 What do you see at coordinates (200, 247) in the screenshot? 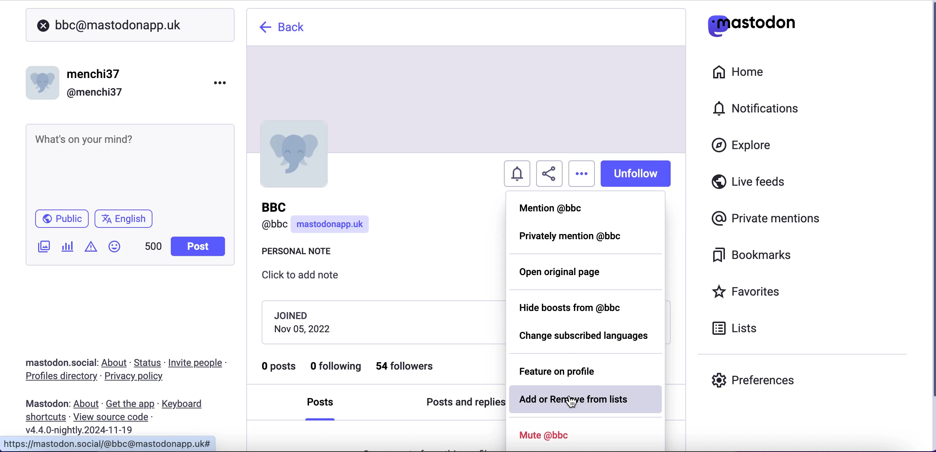
I see `post button` at bounding box center [200, 247].